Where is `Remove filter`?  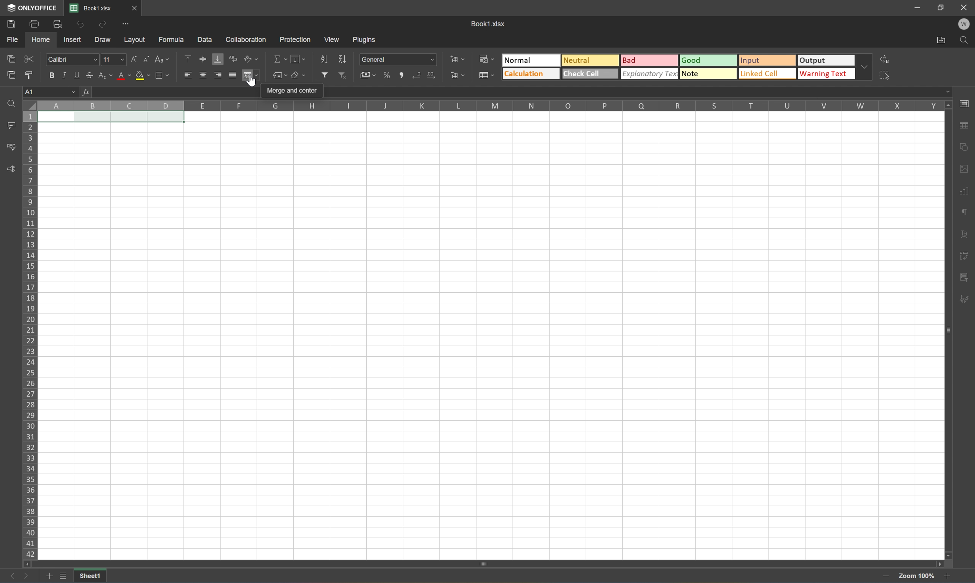
Remove filter is located at coordinates (342, 75).